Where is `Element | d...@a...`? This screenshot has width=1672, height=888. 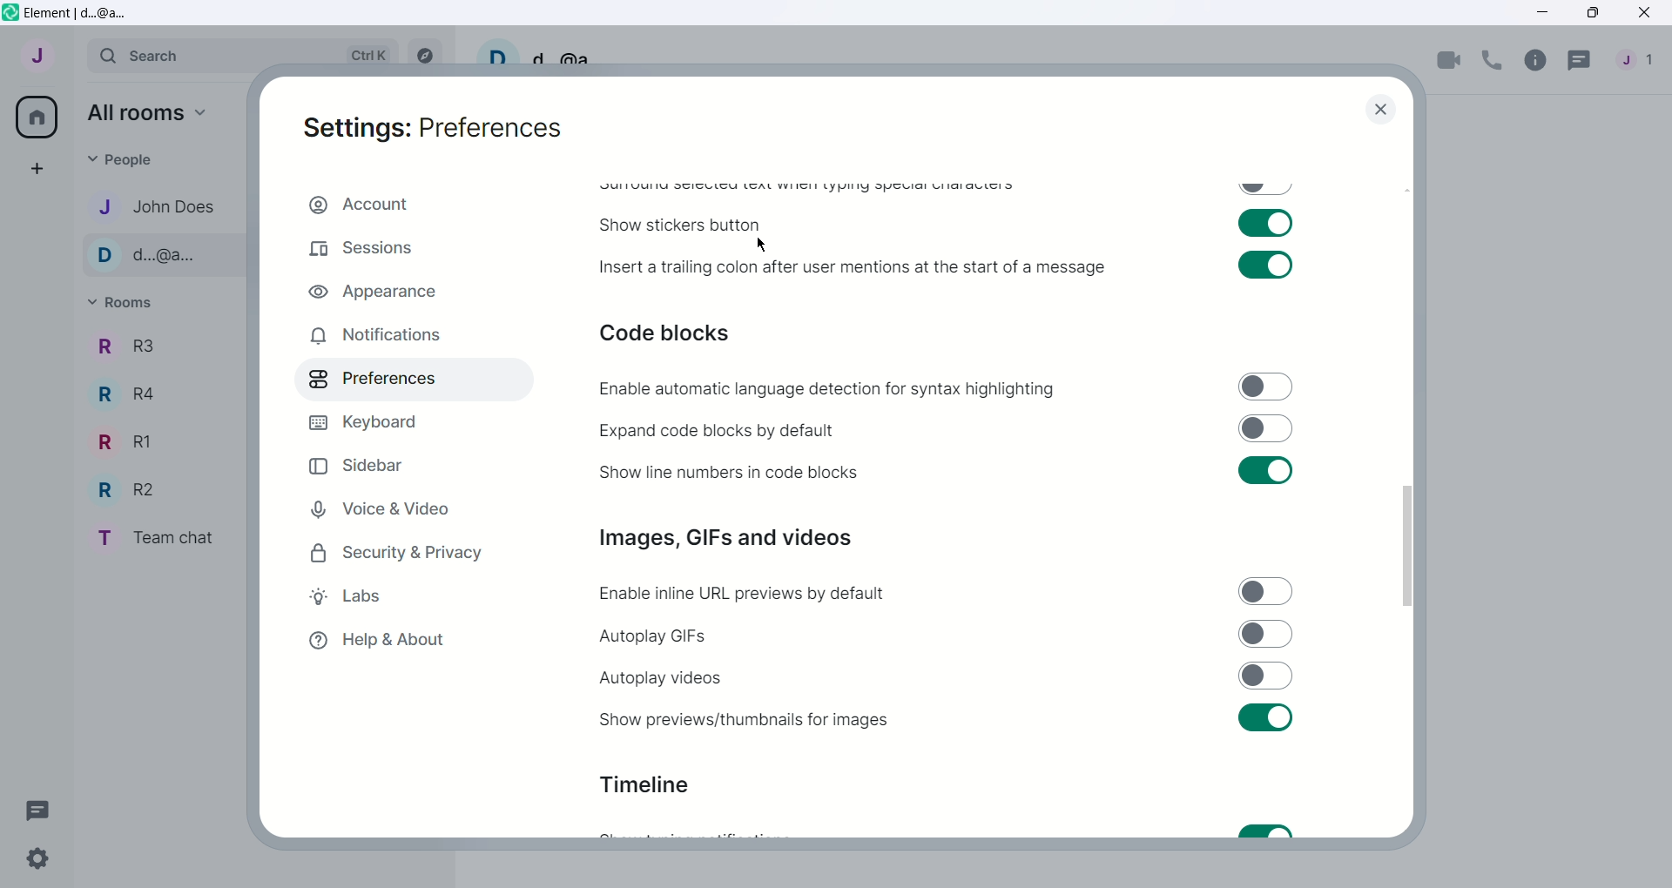
Element | d...@a... is located at coordinates (79, 14).